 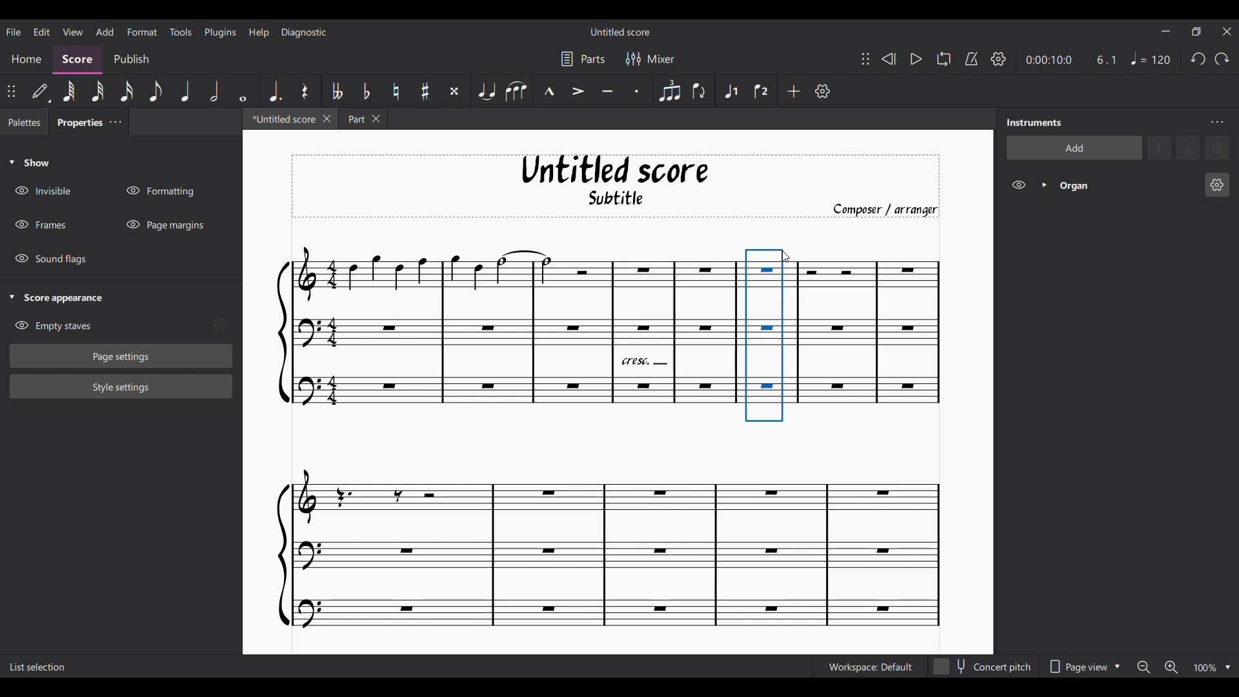 What do you see at coordinates (221, 32) in the screenshot?
I see `Plugins menu` at bounding box center [221, 32].